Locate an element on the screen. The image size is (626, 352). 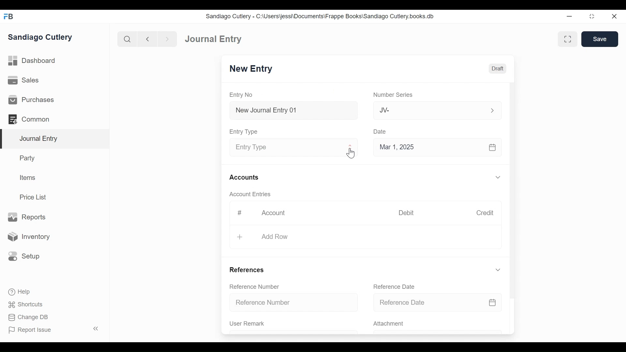
References is located at coordinates (246, 271).